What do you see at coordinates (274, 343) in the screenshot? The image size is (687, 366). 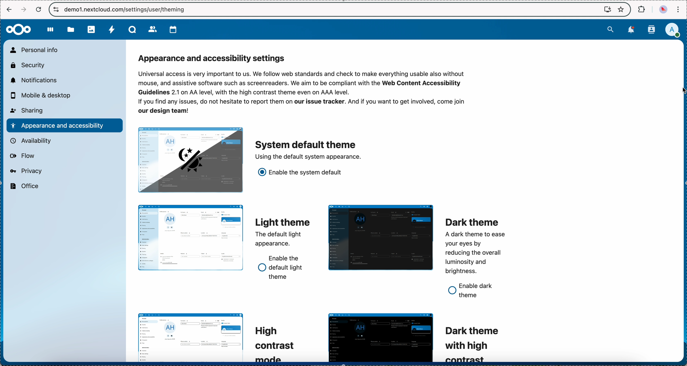 I see `high contrast mode` at bounding box center [274, 343].